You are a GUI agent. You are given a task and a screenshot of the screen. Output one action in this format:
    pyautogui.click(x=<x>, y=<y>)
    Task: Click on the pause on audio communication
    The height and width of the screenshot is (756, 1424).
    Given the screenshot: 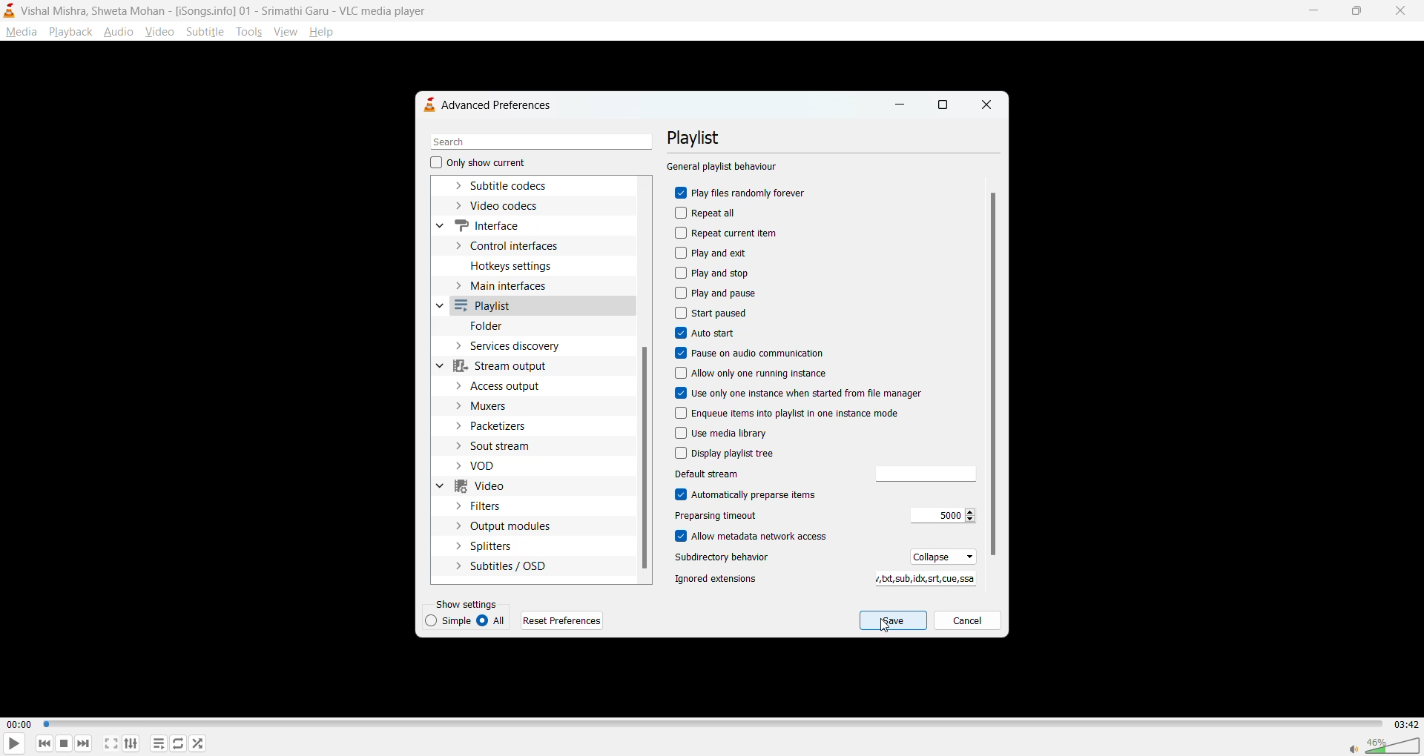 What is the action you would take?
    pyautogui.click(x=755, y=352)
    